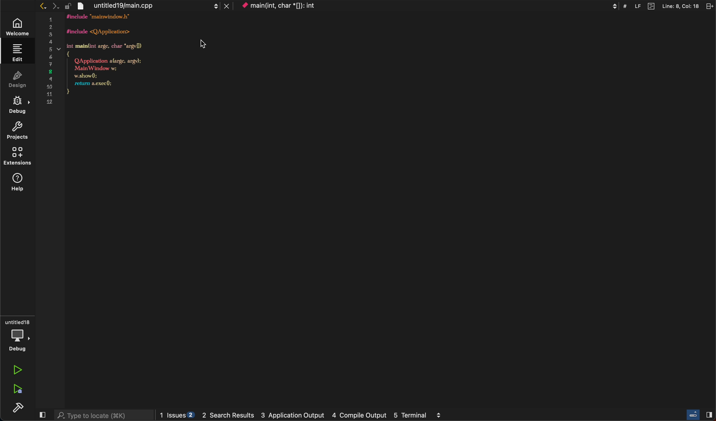 The image size is (716, 421). Describe the element at coordinates (18, 131) in the screenshot. I see `projects` at that location.